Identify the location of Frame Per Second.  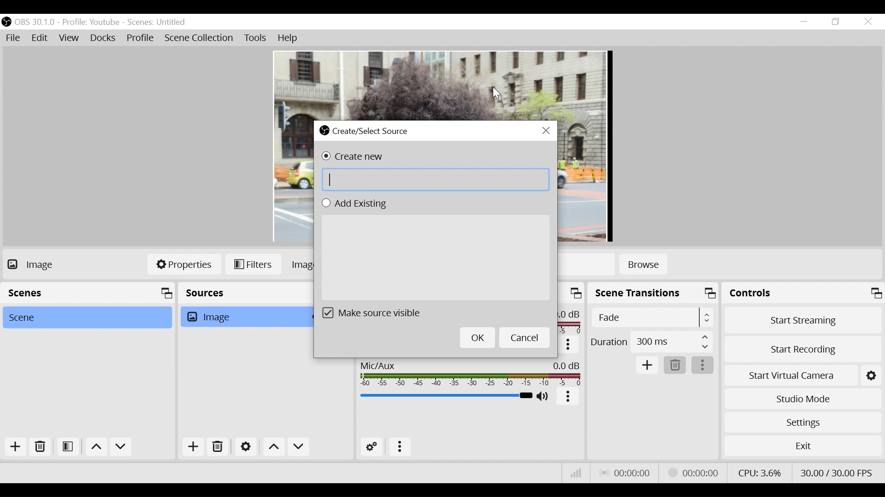
(836, 473).